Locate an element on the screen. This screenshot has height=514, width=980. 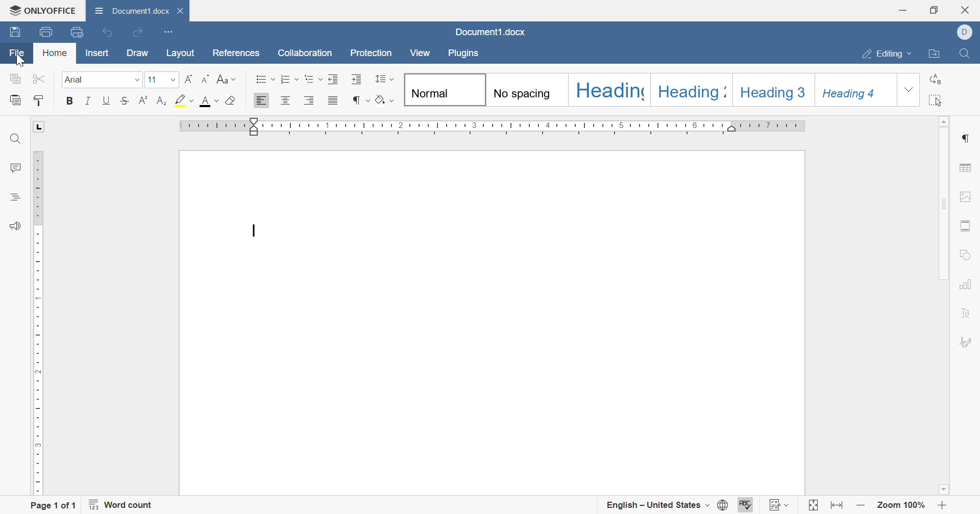
increase indent is located at coordinates (356, 79).